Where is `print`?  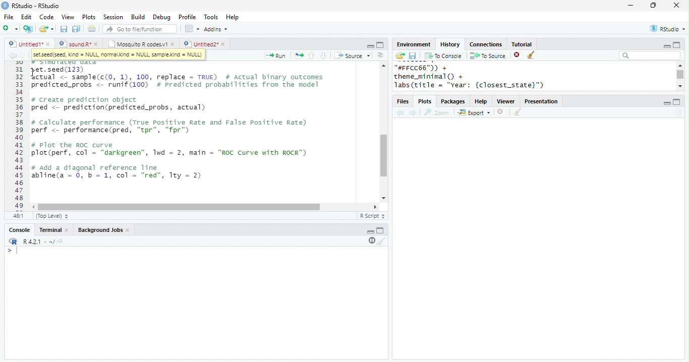 print is located at coordinates (92, 28).